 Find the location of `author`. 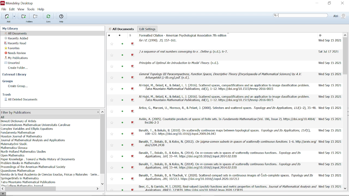

author is located at coordinates (24, 151).